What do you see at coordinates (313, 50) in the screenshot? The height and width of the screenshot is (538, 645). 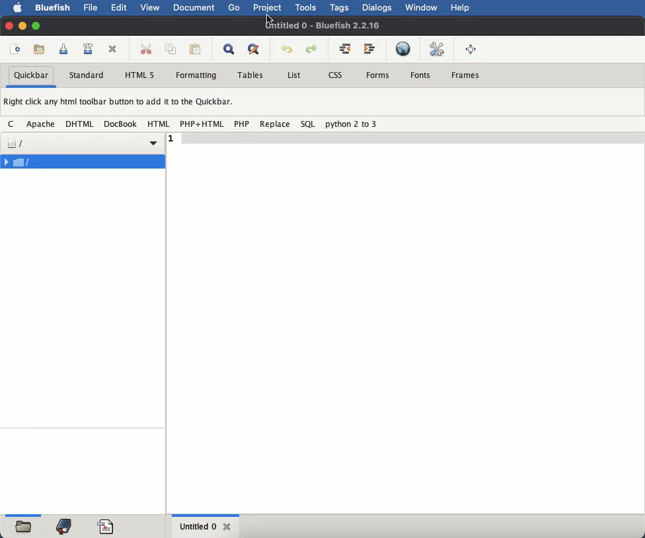 I see `redo` at bounding box center [313, 50].